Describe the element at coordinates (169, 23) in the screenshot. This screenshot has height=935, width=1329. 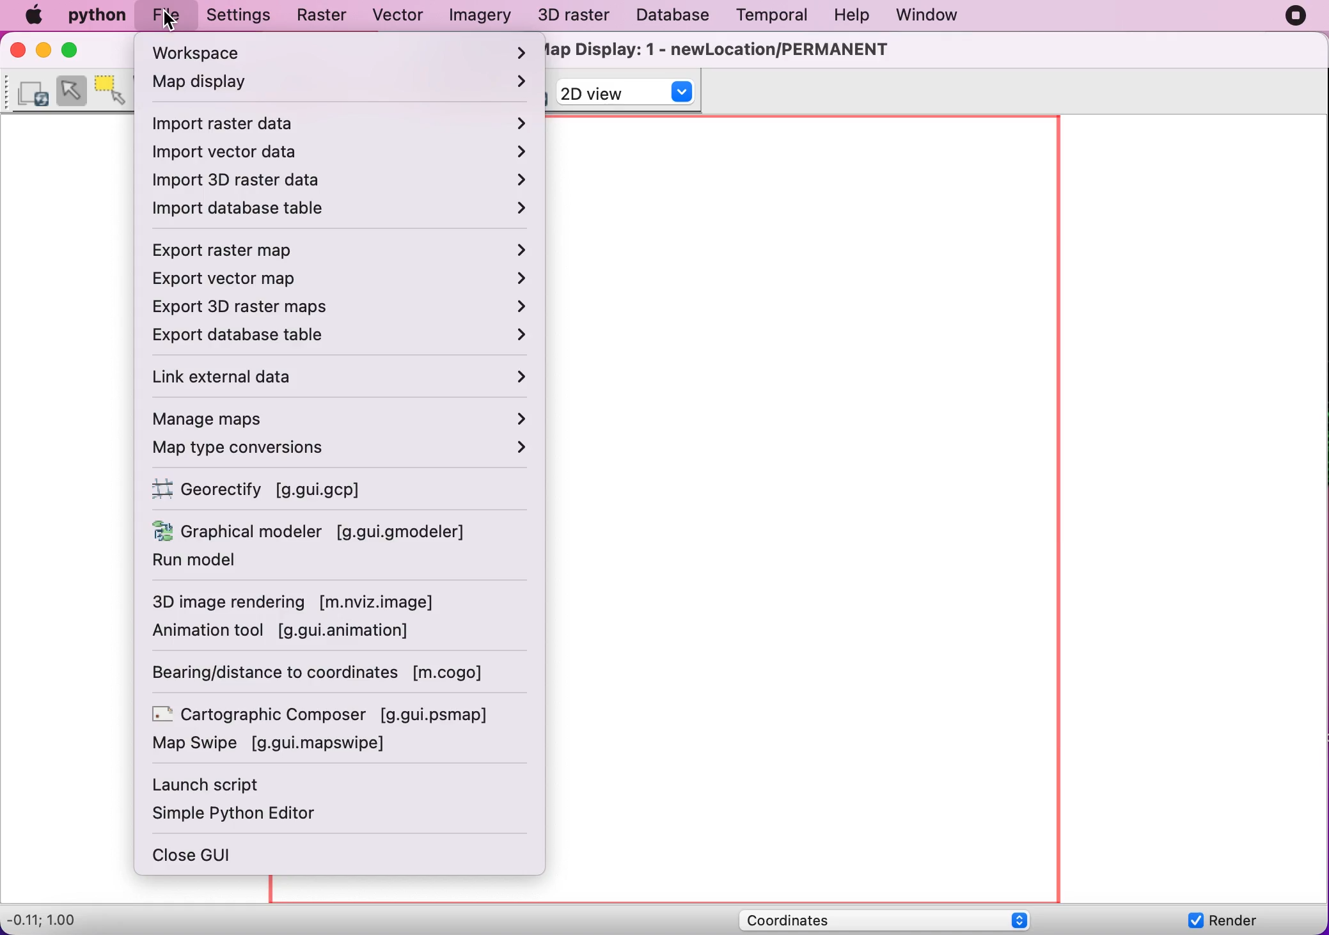
I see `cursor` at that location.